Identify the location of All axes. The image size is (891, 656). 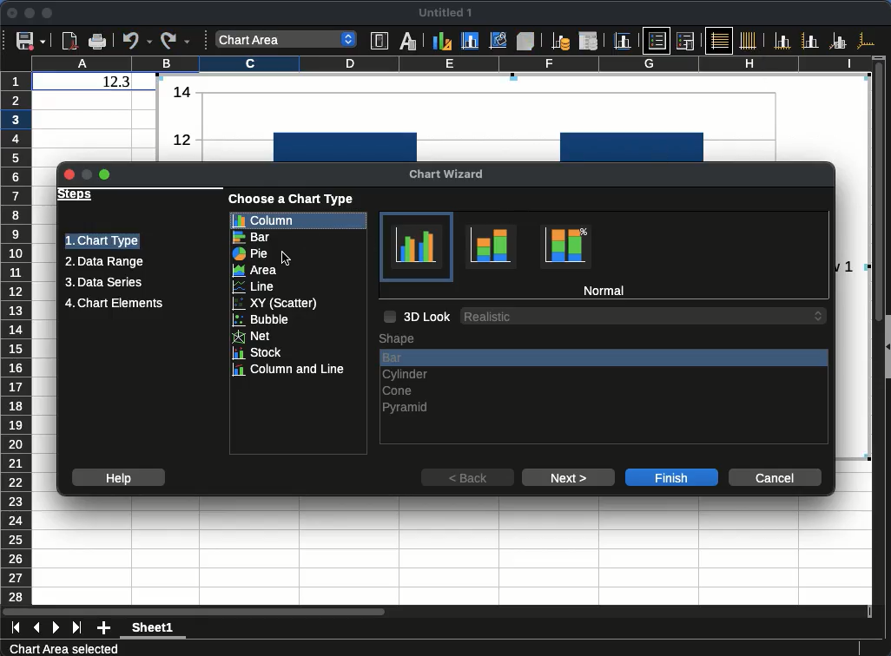
(866, 40).